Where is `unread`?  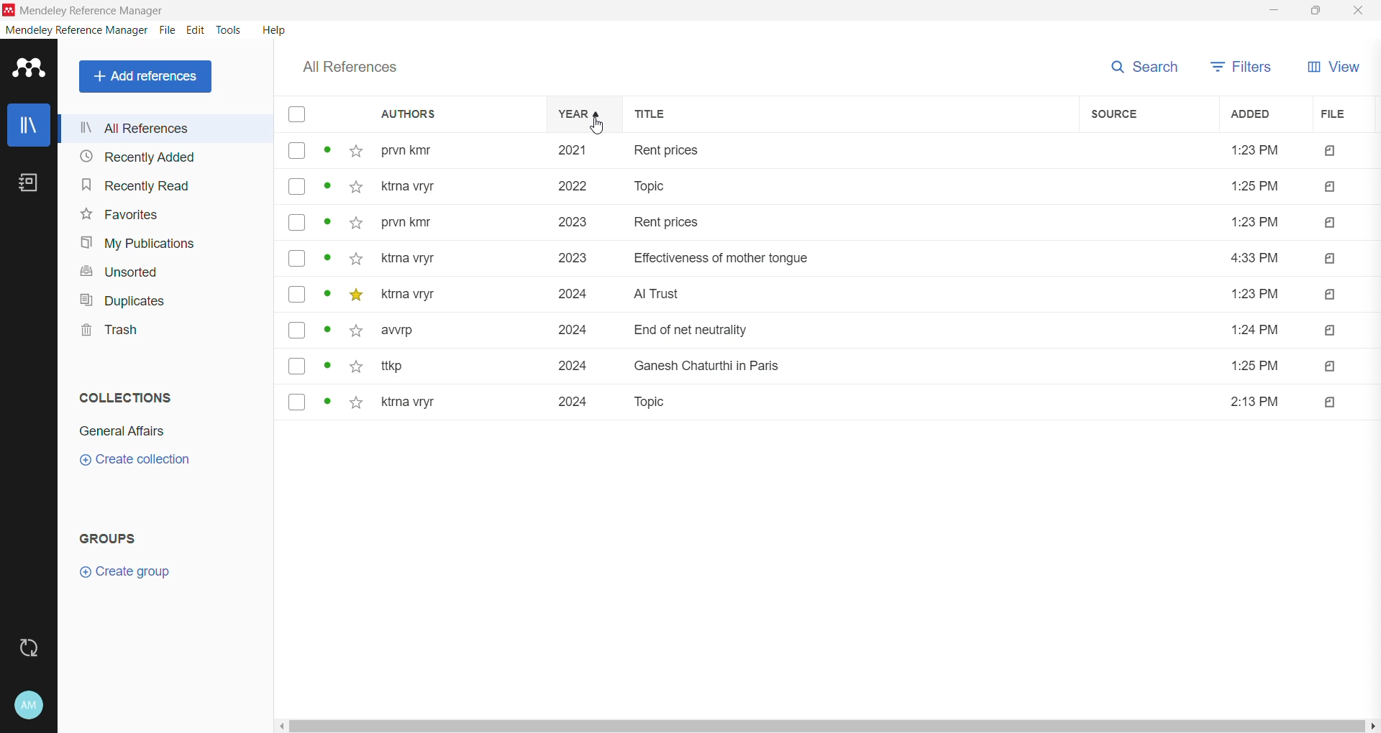 unread is located at coordinates (327, 222).